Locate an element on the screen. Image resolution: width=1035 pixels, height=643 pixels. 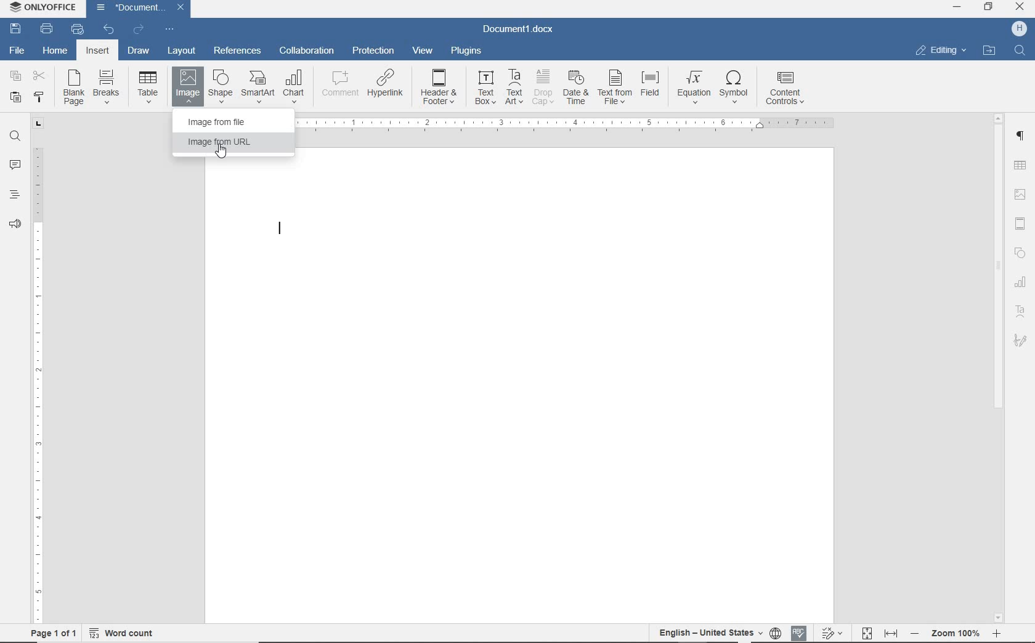
content controls is located at coordinates (788, 89).